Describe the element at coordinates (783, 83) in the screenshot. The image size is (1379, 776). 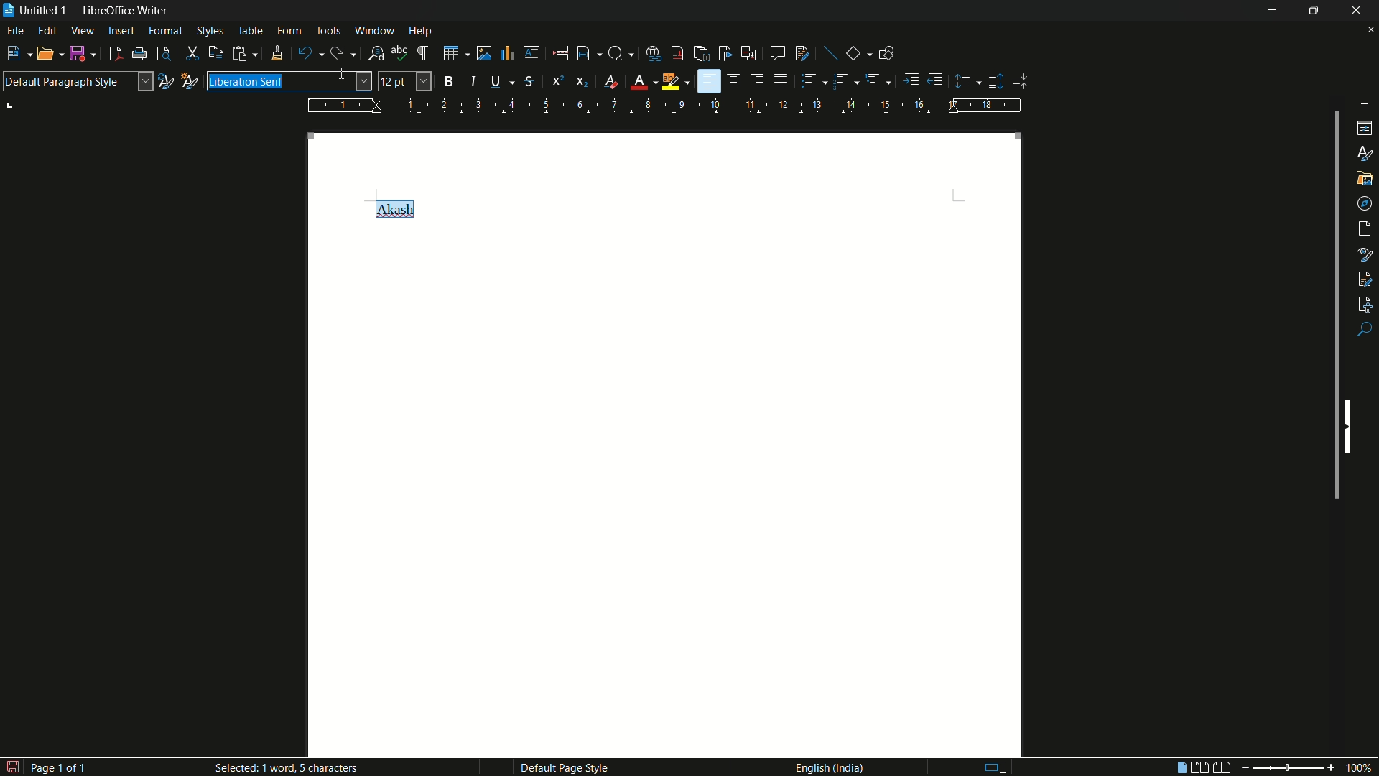
I see `justify` at that location.